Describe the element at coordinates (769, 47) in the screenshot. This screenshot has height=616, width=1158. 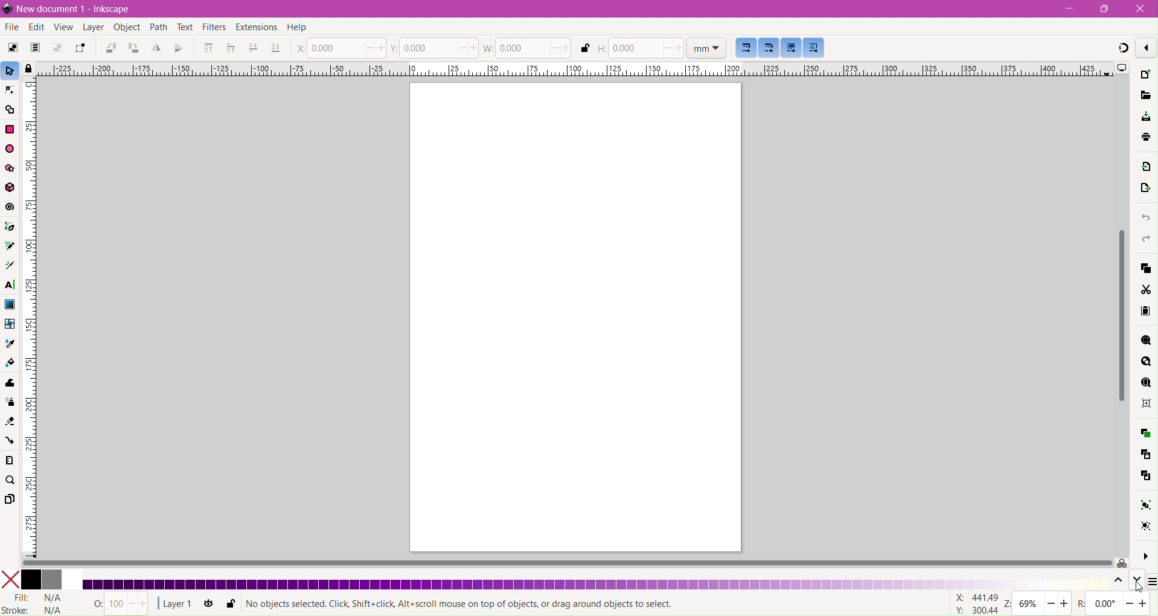
I see `When scaling rectangles, scale the radii of rounded corners` at that location.